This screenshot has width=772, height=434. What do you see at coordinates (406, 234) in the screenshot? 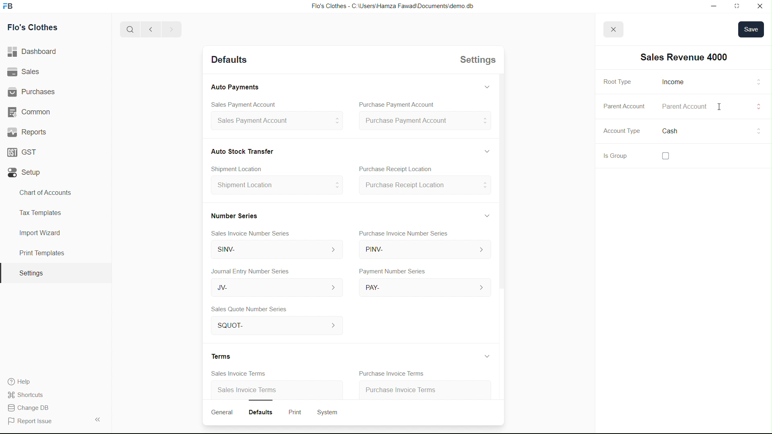
I see `Purchase Invoice Number Series` at bounding box center [406, 234].